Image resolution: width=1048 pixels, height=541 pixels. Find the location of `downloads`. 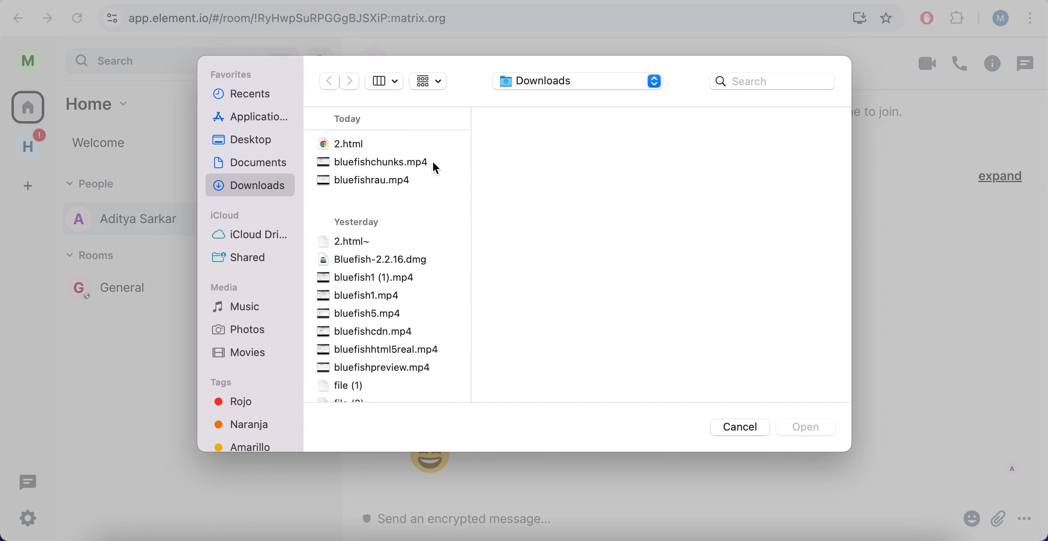

downloads is located at coordinates (580, 81).